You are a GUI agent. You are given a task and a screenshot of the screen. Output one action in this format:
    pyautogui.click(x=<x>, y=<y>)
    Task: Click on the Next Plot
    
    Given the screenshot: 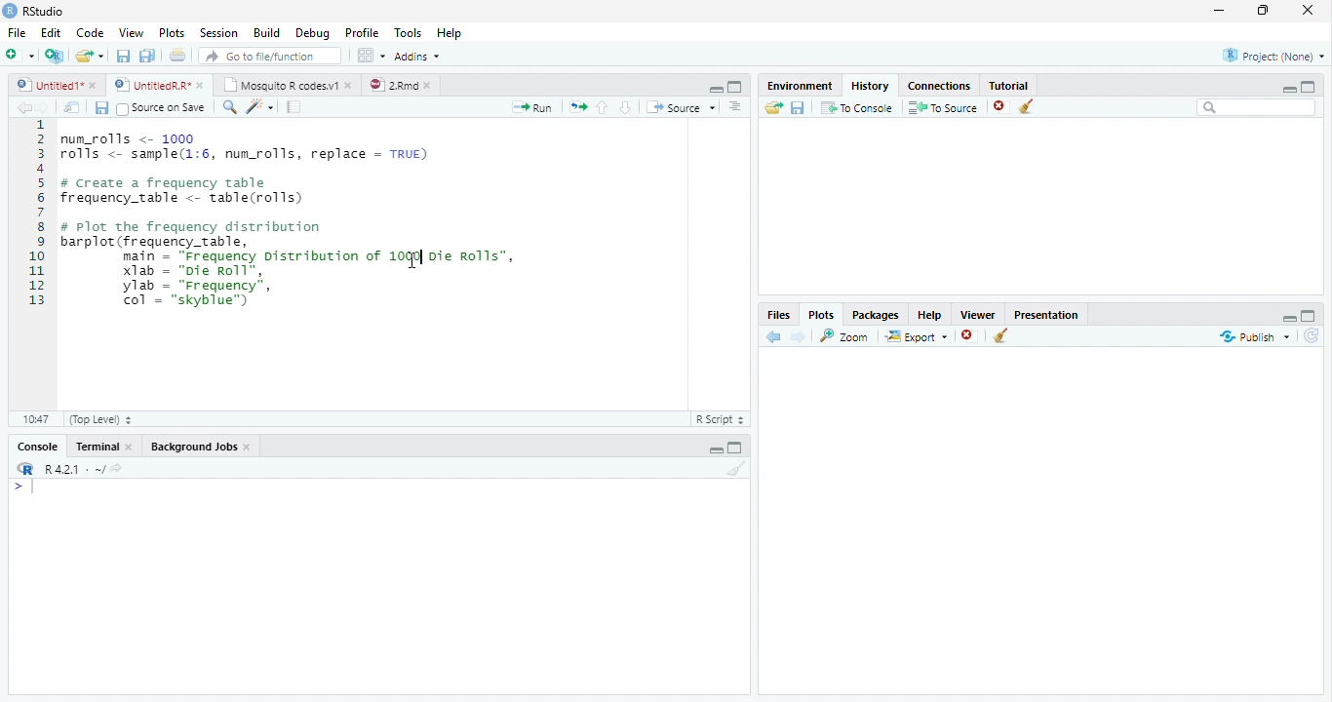 What is the action you would take?
    pyautogui.click(x=800, y=336)
    